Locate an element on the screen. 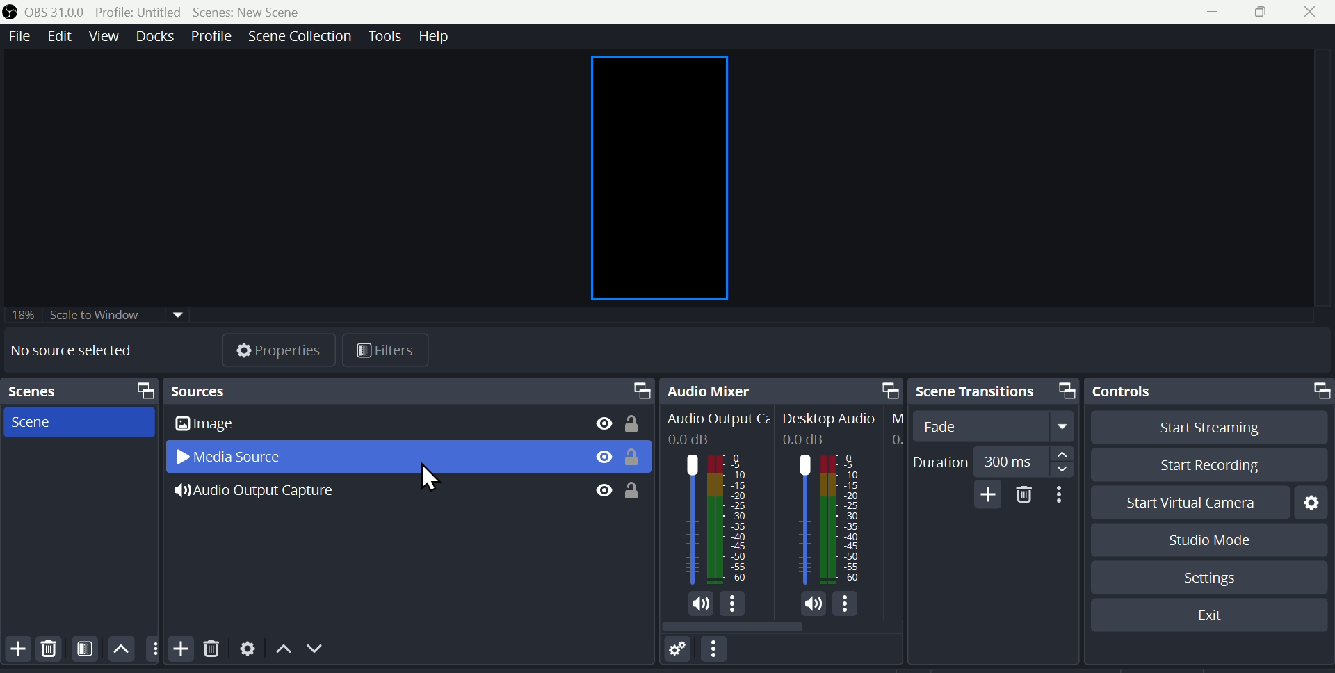  Edit is located at coordinates (62, 37).